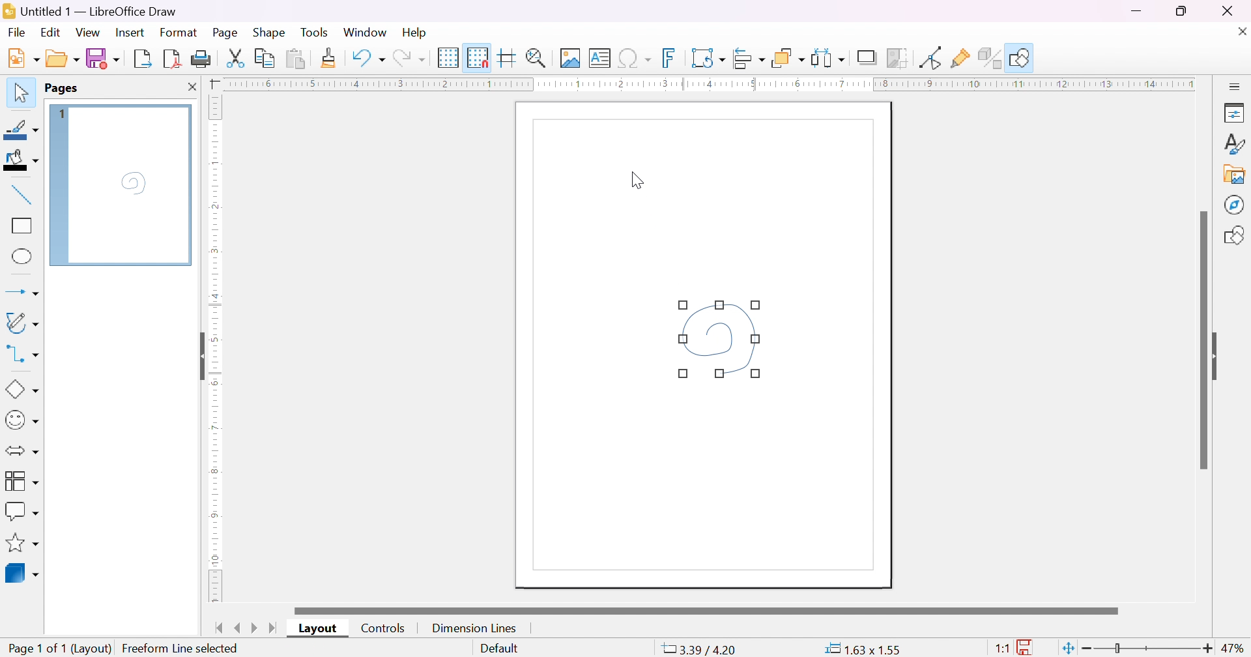  I want to click on crop image, so click(897, 58).